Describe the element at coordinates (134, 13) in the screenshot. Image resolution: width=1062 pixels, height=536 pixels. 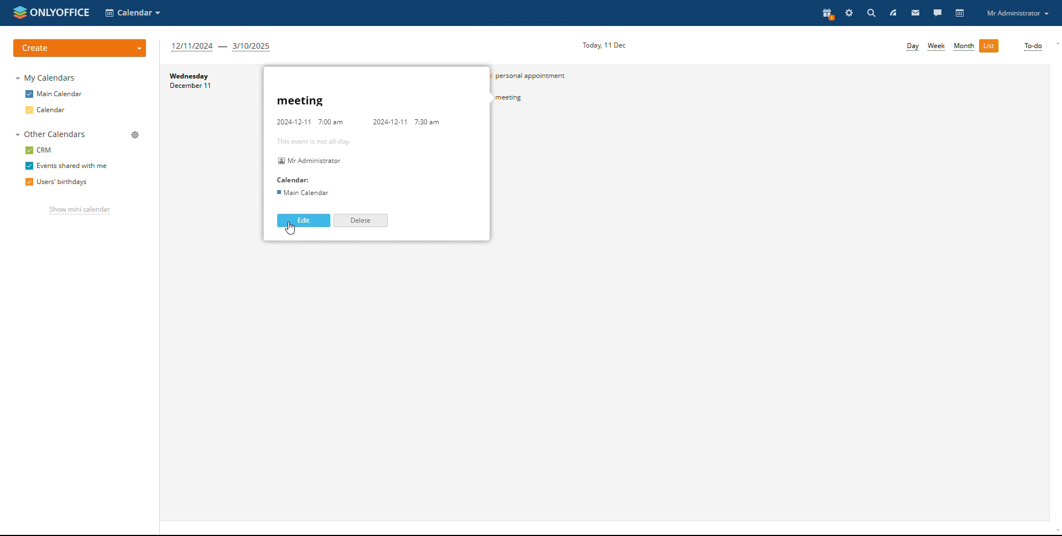
I see `select application` at that location.